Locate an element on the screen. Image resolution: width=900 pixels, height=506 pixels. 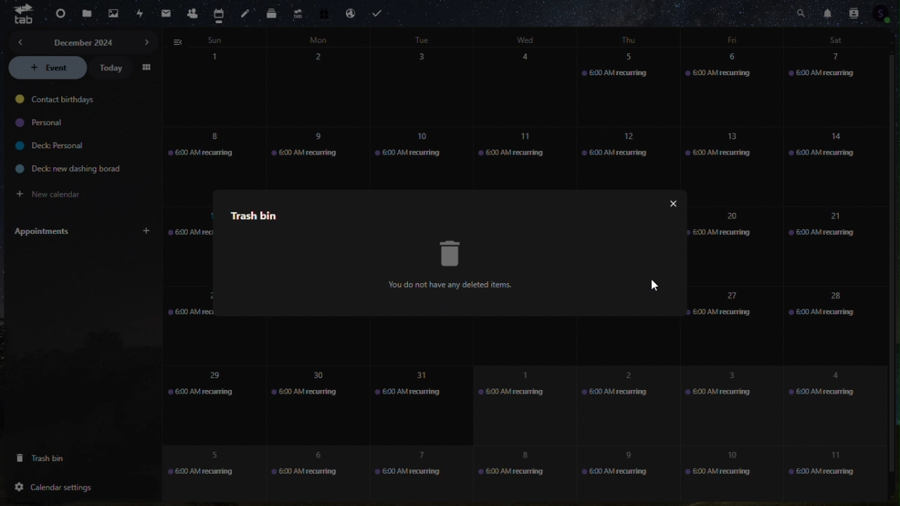
december 2024 is located at coordinates (84, 41).